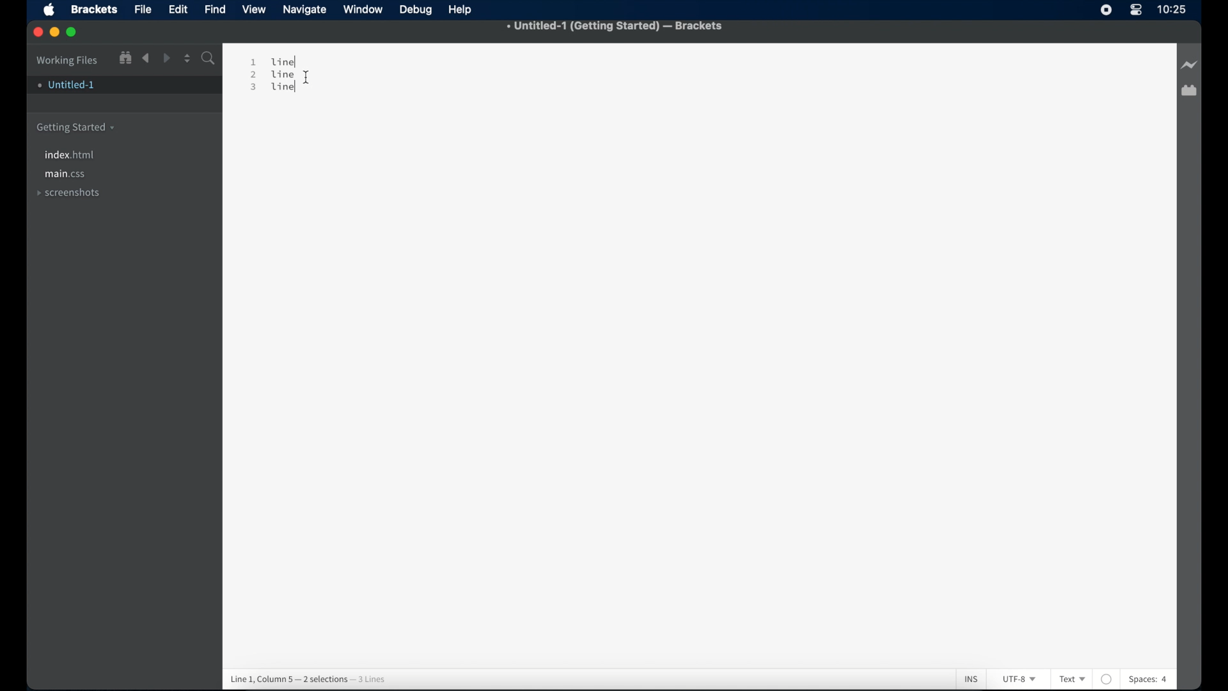 The width and height of the screenshot is (1228, 691). Describe the element at coordinates (56, 33) in the screenshot. I see `minimize` at that location.